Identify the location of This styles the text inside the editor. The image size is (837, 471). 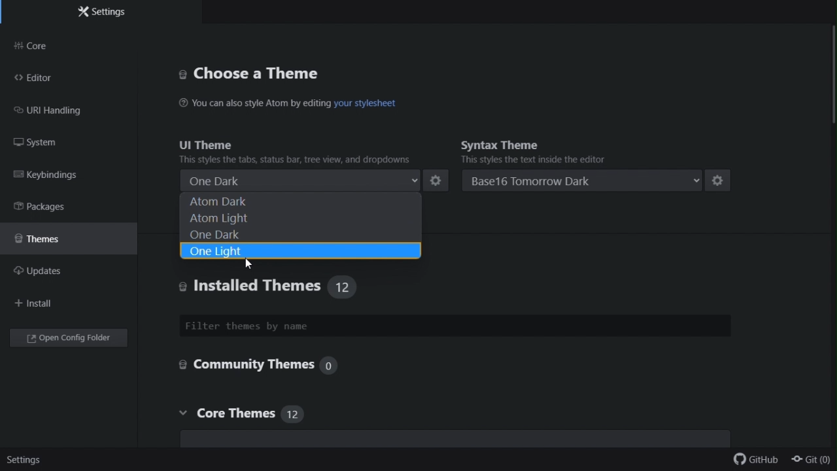
(533, 159).